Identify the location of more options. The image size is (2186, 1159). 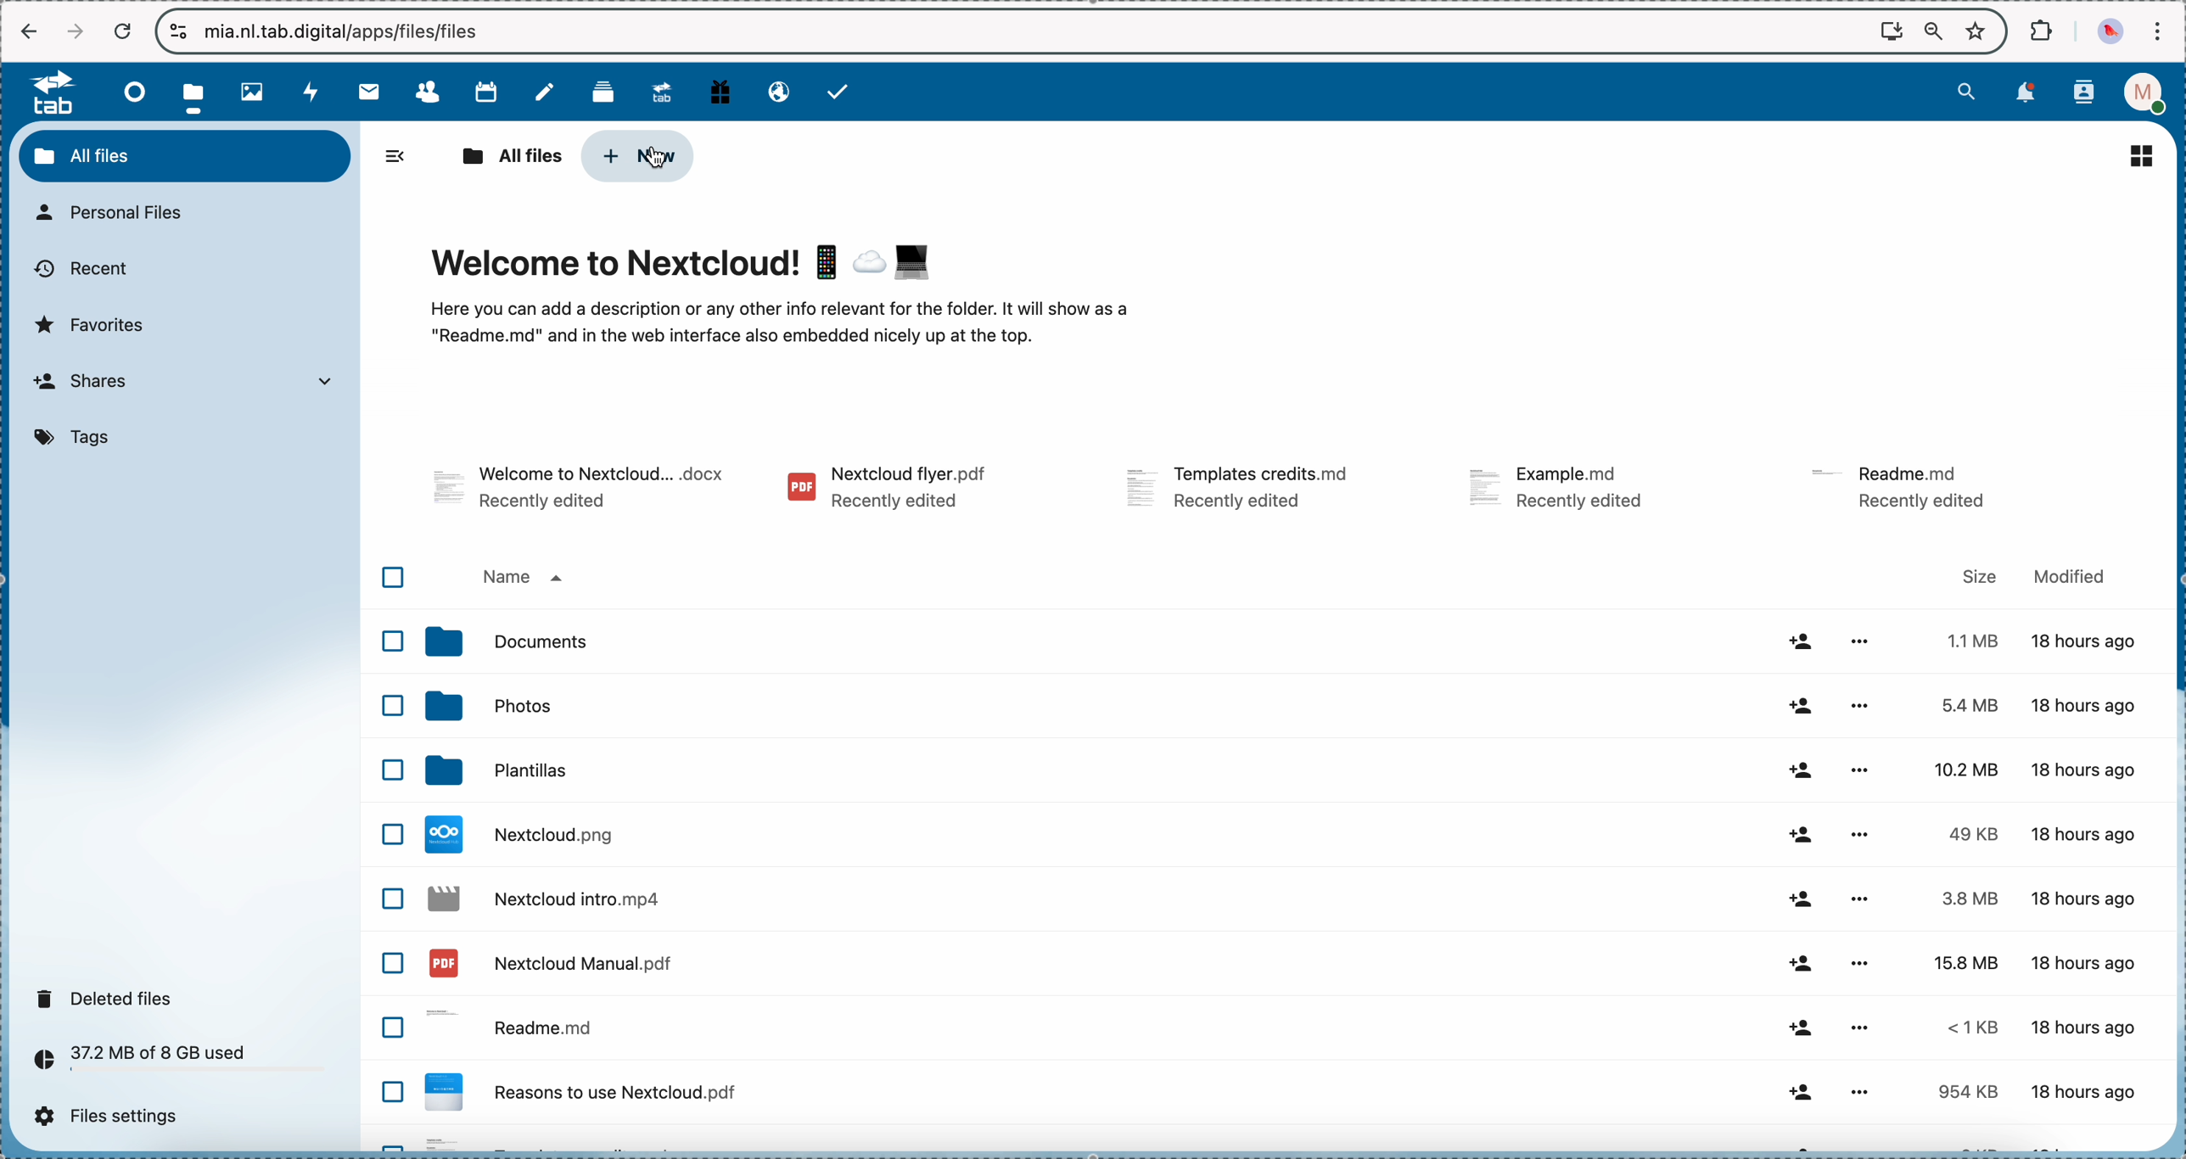
(1860, 835).